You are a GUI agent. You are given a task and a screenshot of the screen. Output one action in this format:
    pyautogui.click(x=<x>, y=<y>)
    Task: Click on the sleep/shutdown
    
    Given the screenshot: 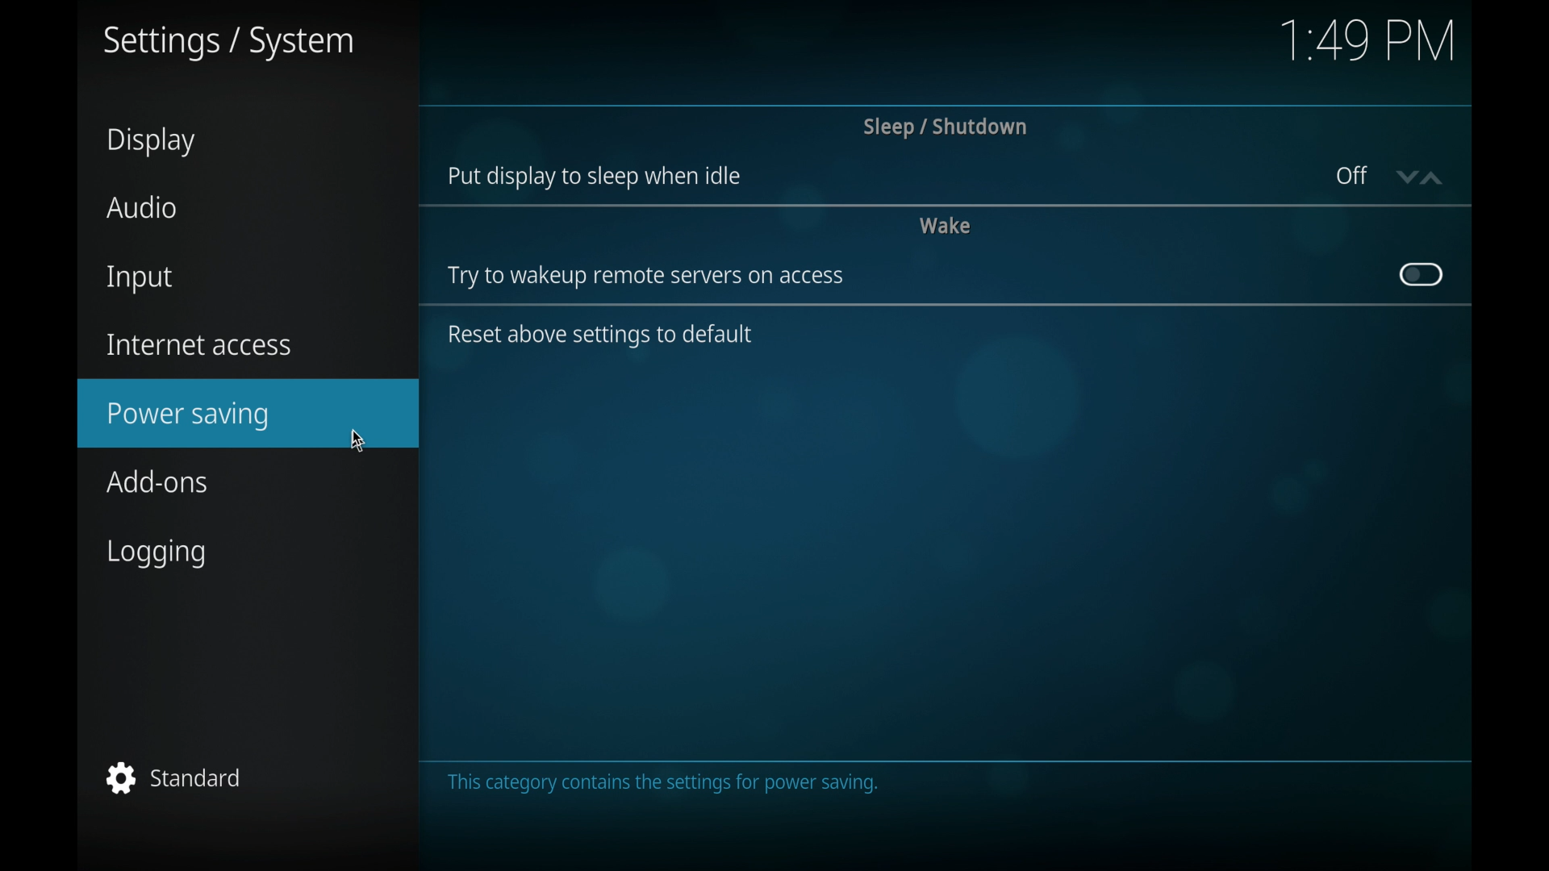 What is the action you would take?
    pyautogui.click(x=945, y=127)
    